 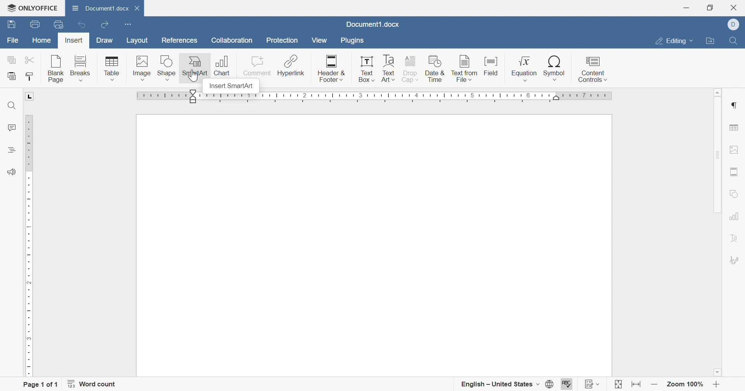 What do you see at coordinates (143, 69) in the screenshot?
I see `Image` at bounding box center [143, 69].